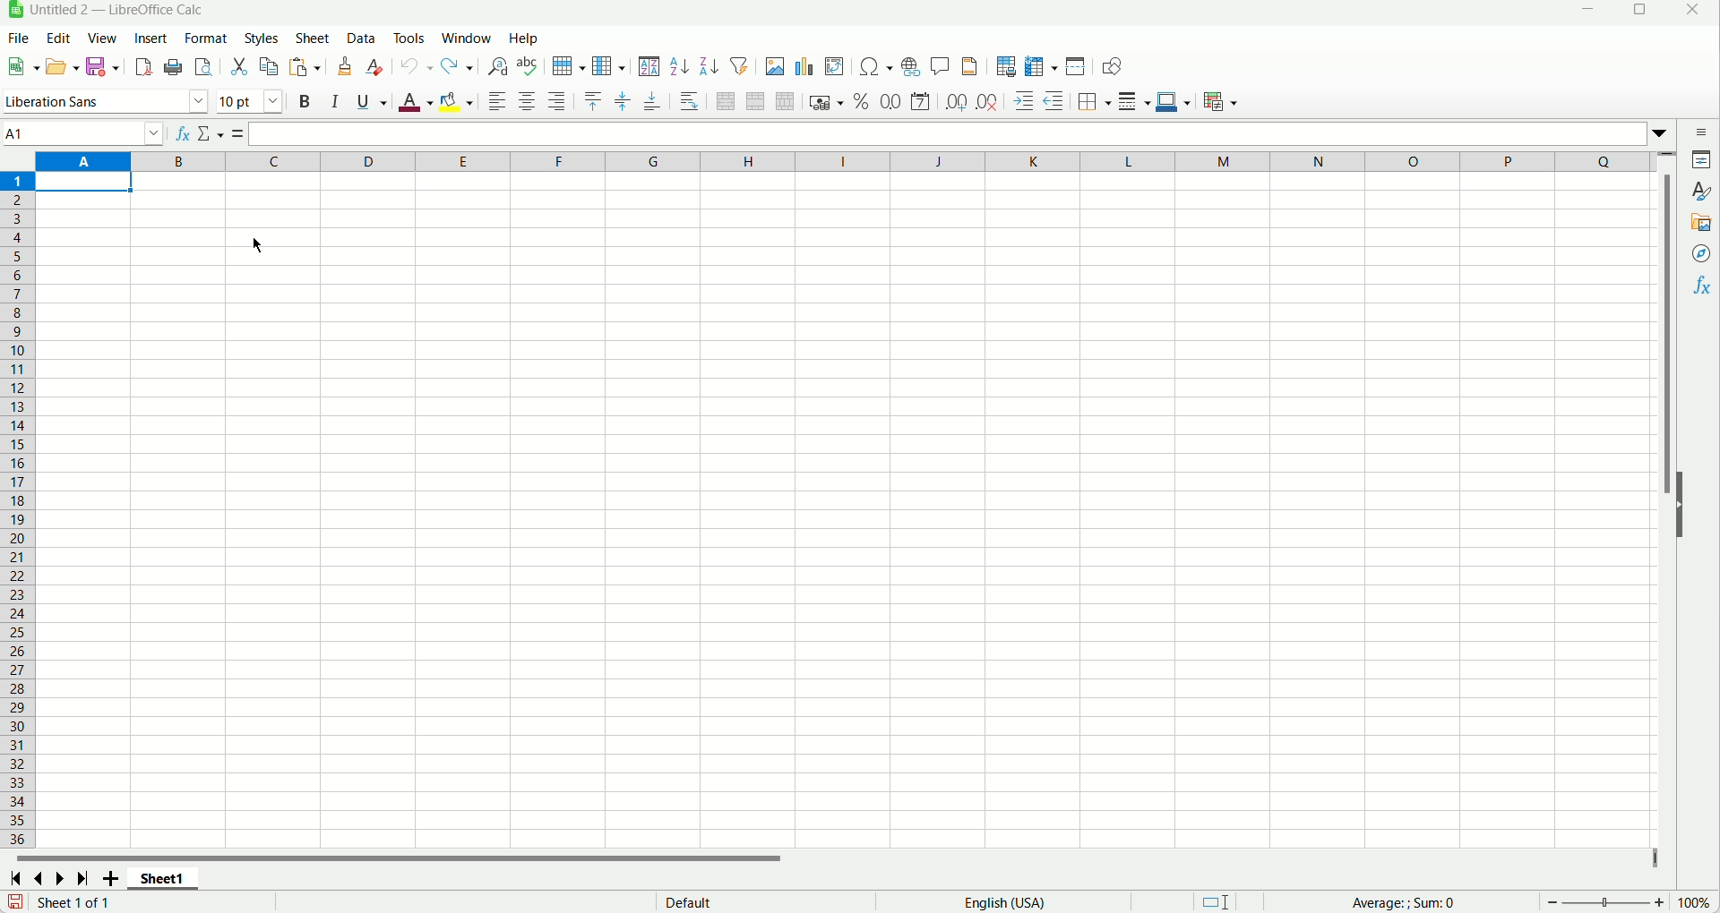 Image resolution: width=1720 pixels, height=913 pixels. What do you see at coordinates (912, 65) in the screenshot?
I see `Insert hyperlink` at bounding box center [912, 65].